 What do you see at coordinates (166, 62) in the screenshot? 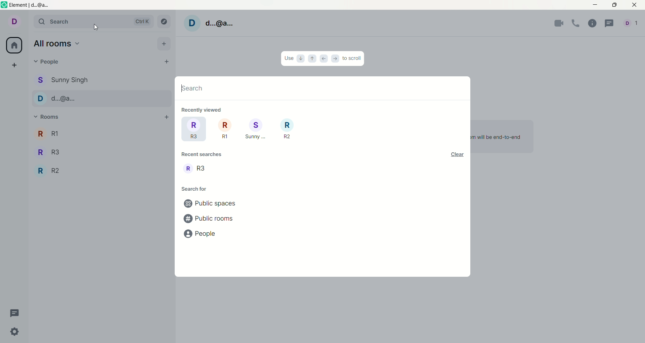
I see `start chat` at bounding box center [166, 62].